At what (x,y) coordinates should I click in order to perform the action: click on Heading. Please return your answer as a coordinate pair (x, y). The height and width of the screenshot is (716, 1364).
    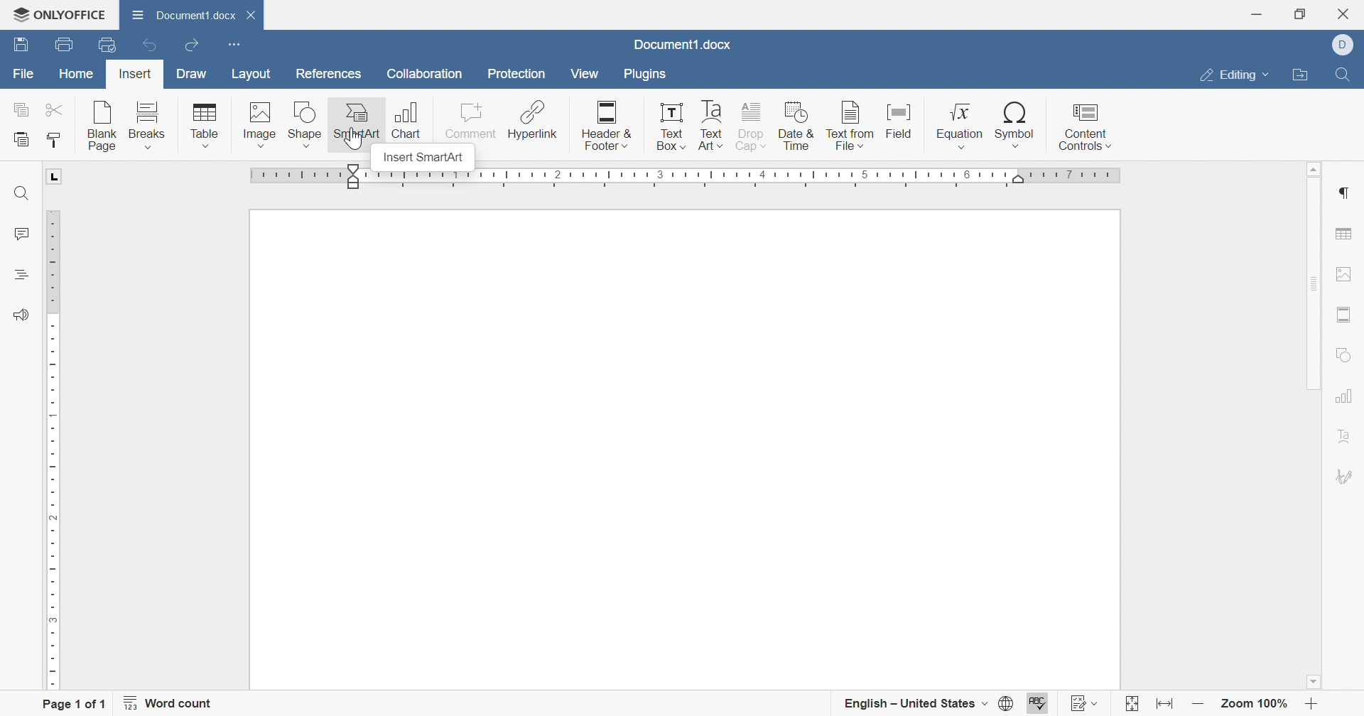
    Looking at the image, I should click on (19, 273).